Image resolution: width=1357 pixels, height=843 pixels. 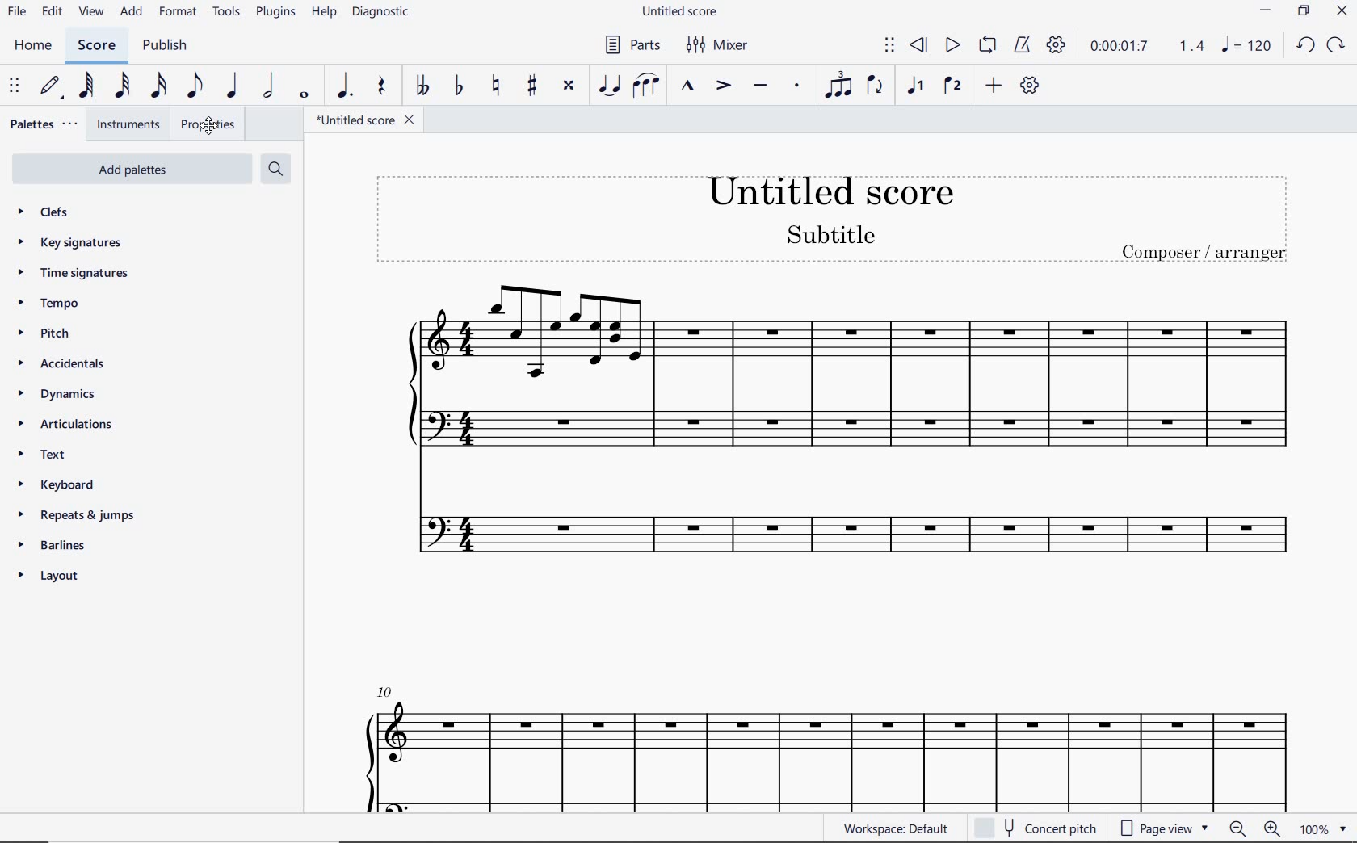 What do you see at coordinates (797, 88) in the screenshot?
I see `STACCATO` at bounding box center [797, 88].